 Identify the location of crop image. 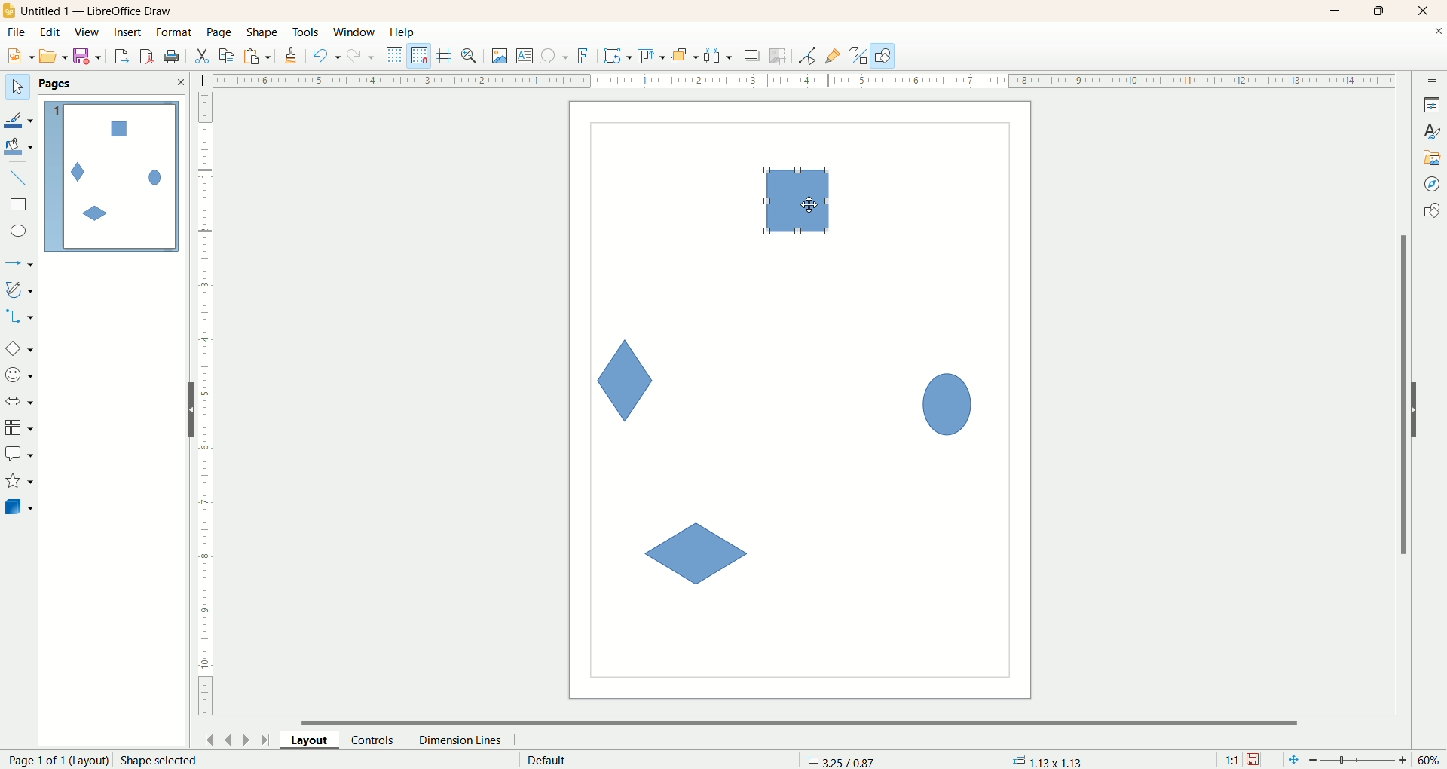
(779, 56).